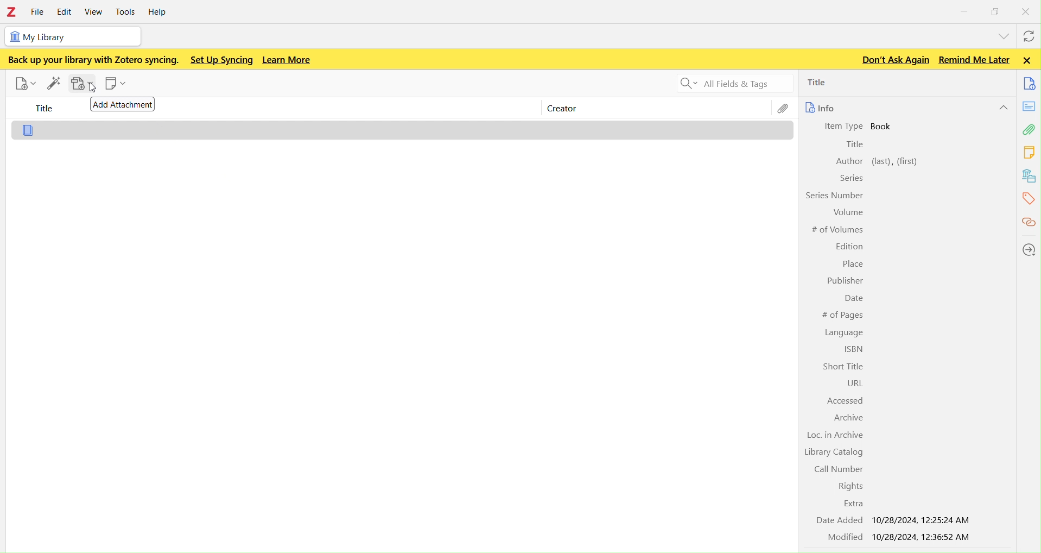 This screenshot has width=1041, height=553. I want to click on Extra, so click(849, 504).